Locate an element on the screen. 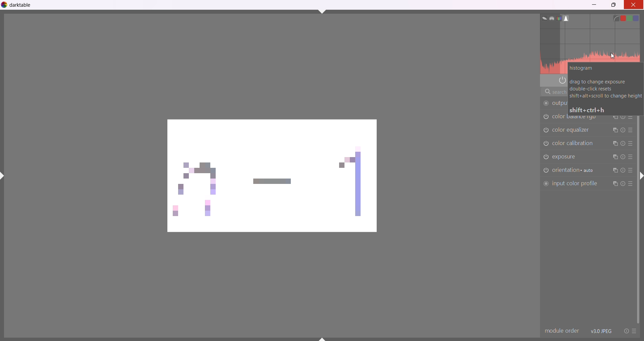  reset parameters is located at coordinates (623, 144).